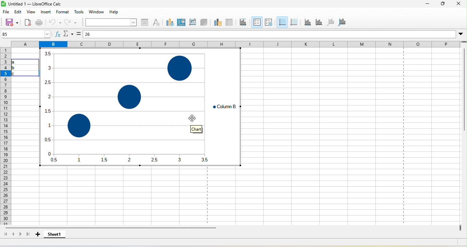 The width and height of the screenshot is (467, 247). I want to click on horizontal scroll bar, so click(114, 229).